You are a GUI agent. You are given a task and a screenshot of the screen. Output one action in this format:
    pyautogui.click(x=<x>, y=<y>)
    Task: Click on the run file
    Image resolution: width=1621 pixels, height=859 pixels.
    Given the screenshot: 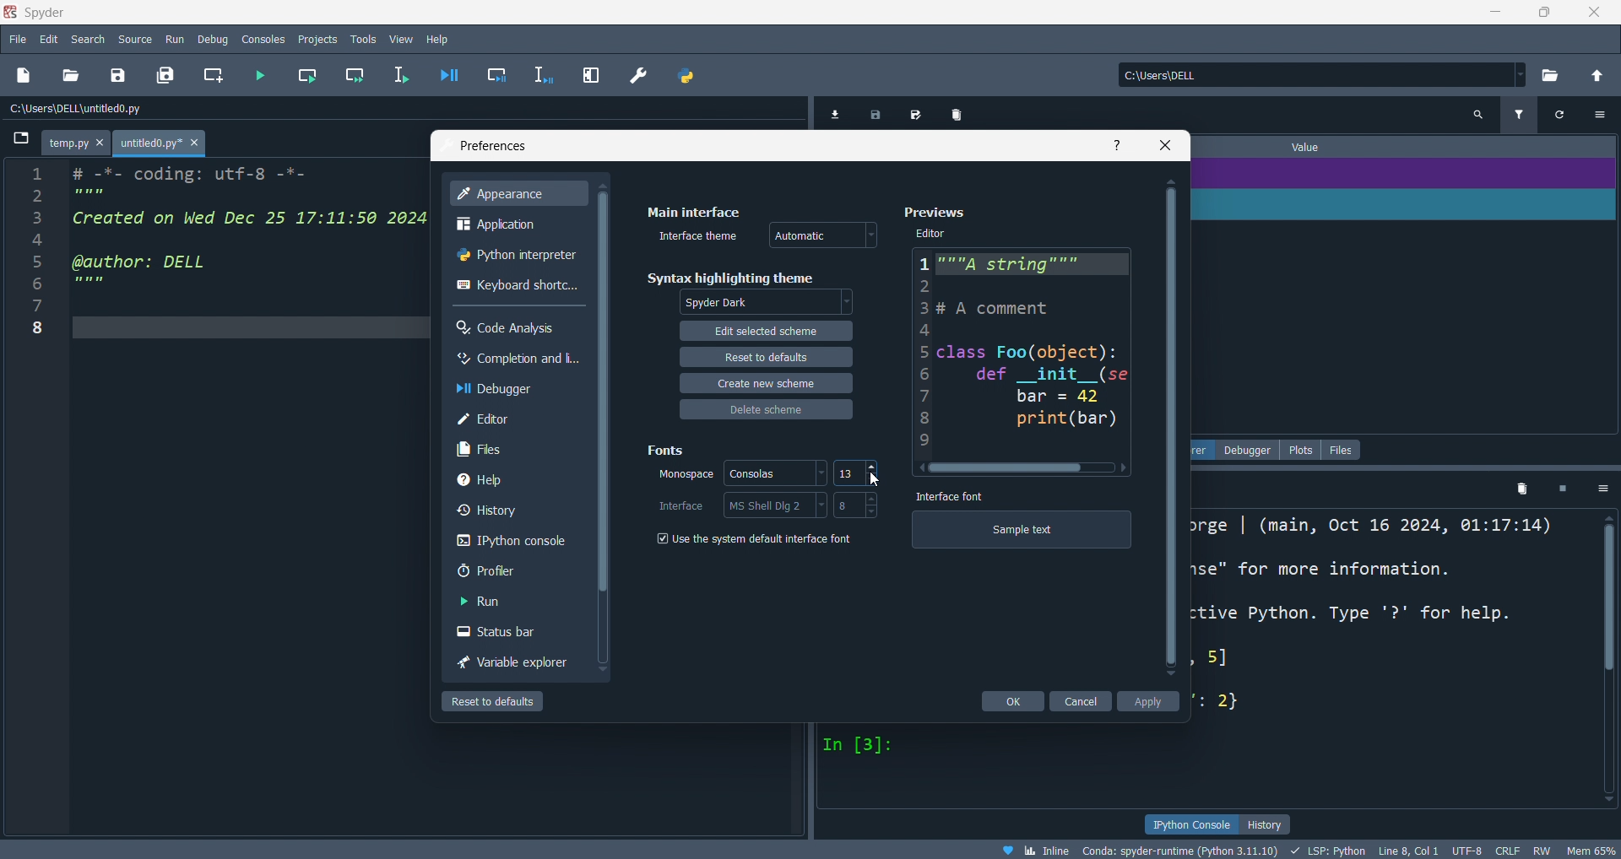 What is the action you would take?
    pyautogui.click(x=266, y=75)
    